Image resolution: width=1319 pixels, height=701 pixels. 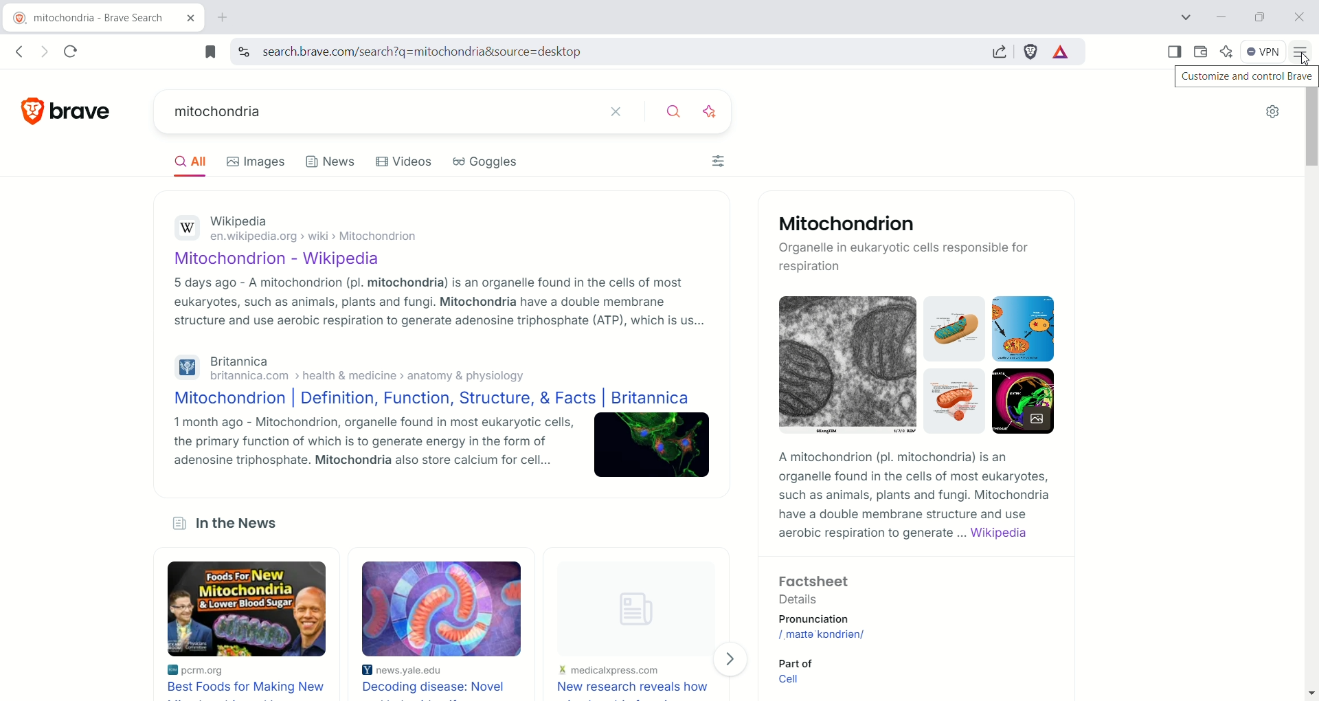 What do you see at coordinates (1273, 113) in the screenshot?
I see `quick settings` at bounding box center [1273, 113].